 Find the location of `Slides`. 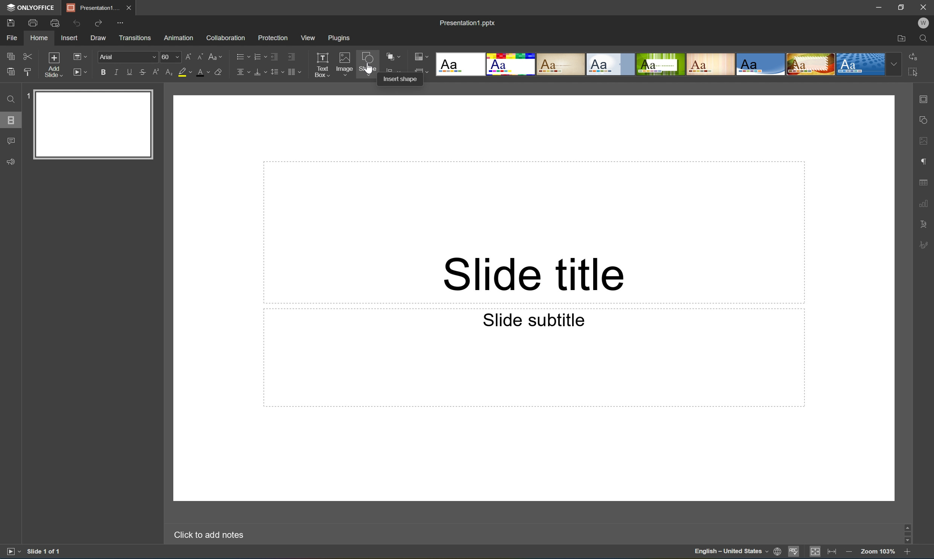

Slides is located at coordinates (11, 119).